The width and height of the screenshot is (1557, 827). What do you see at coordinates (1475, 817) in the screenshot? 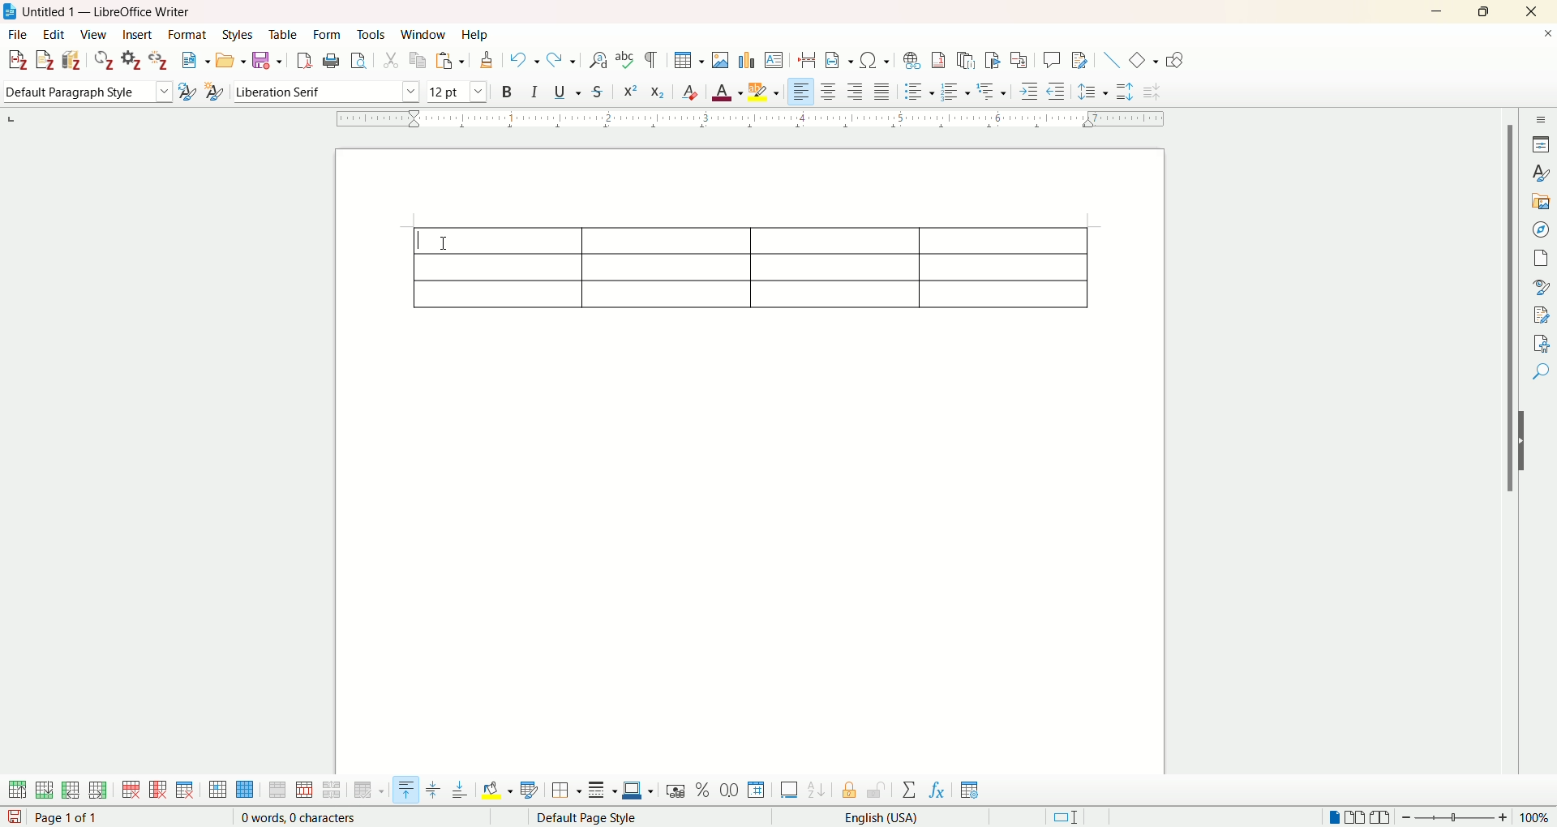
I see `zoom factor` at bounding box center [1475, 817].